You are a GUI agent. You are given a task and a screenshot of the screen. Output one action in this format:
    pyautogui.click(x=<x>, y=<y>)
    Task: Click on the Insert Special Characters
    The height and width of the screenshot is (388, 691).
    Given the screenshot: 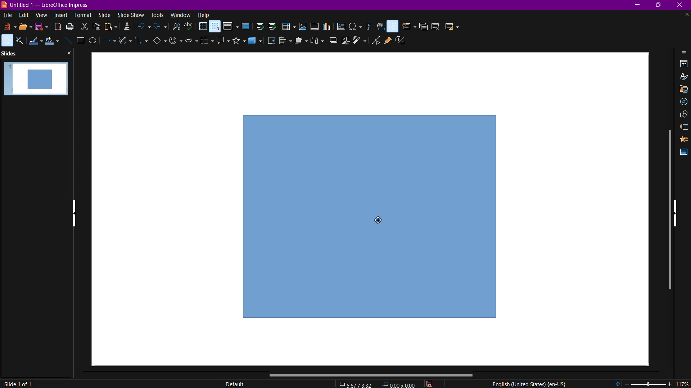 What is the action you would take?
    pyautogui.click(x=356, y=26)
    